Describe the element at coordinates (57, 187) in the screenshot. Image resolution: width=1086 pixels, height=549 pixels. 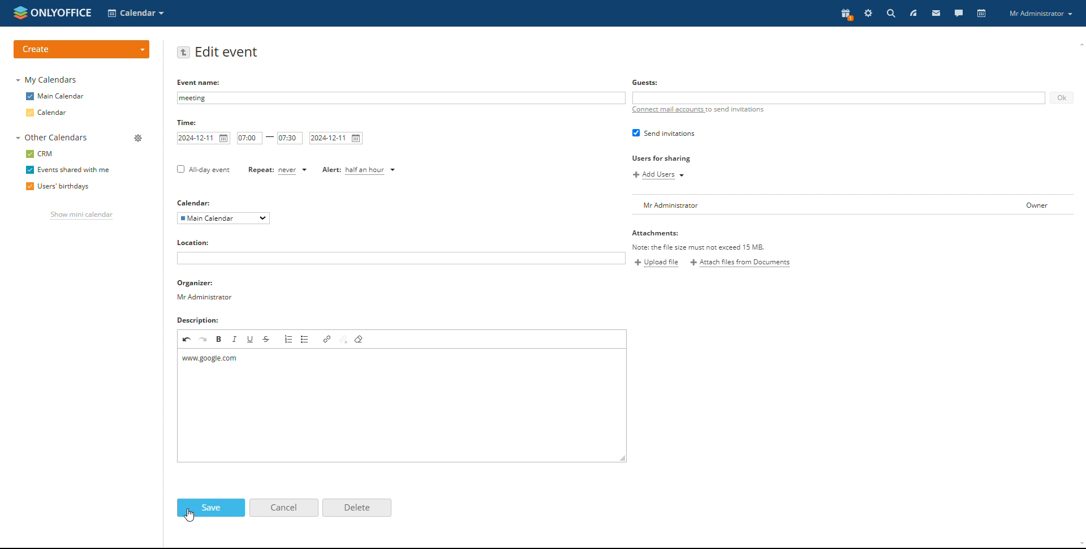
I see `users' birthdays` at that location.